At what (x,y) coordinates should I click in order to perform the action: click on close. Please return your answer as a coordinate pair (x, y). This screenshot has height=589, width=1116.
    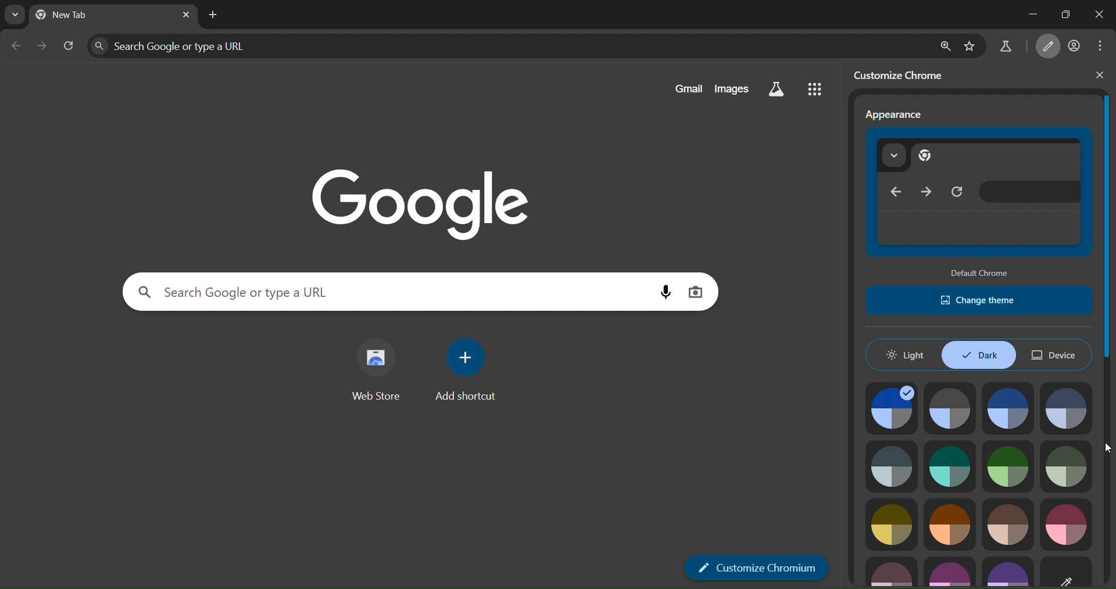
    Looking at the image, I should click on (1099, 76).